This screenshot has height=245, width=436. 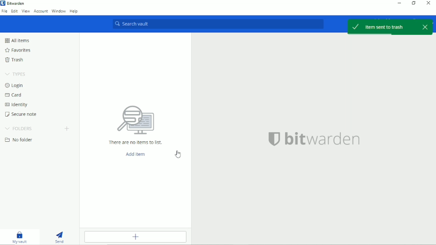 I want to click on Login, so click(x=16, y=85).